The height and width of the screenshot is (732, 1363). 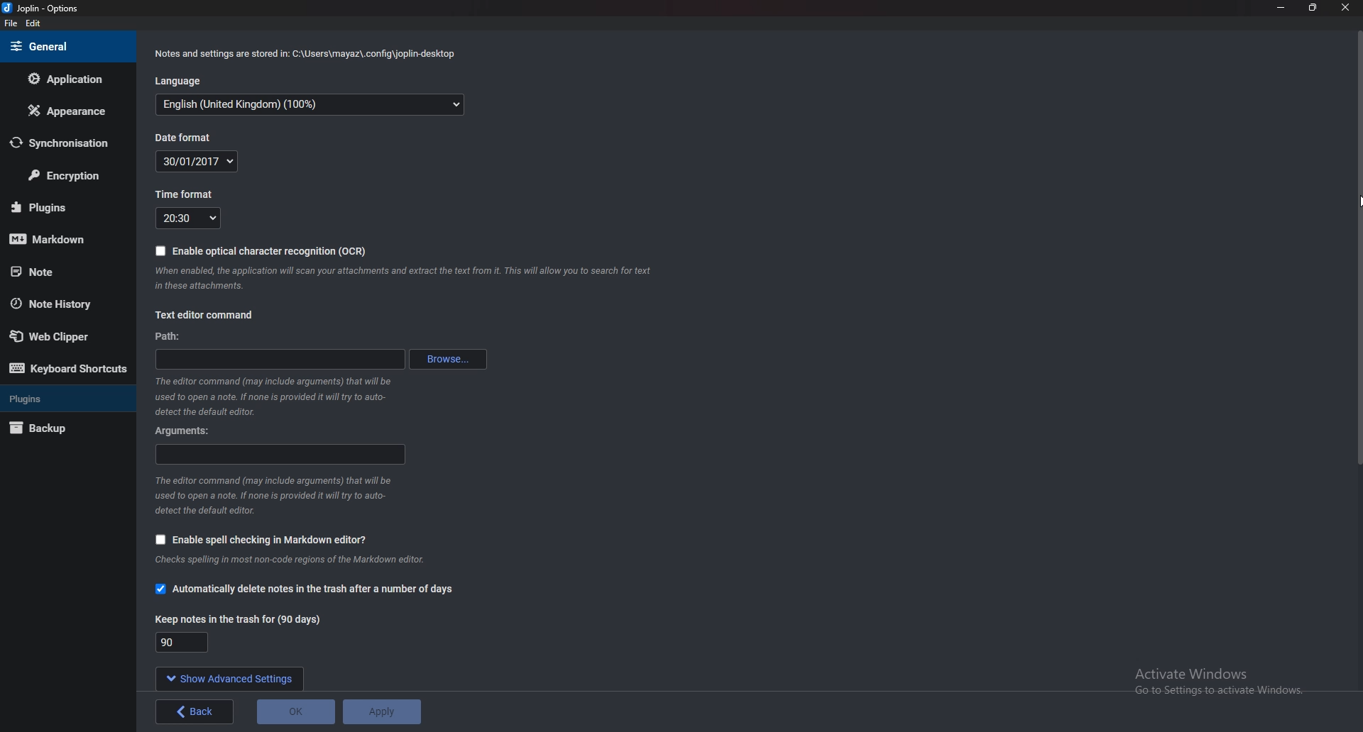 I want to click on Keep notes in the trash for, so click(x=181, y=642).